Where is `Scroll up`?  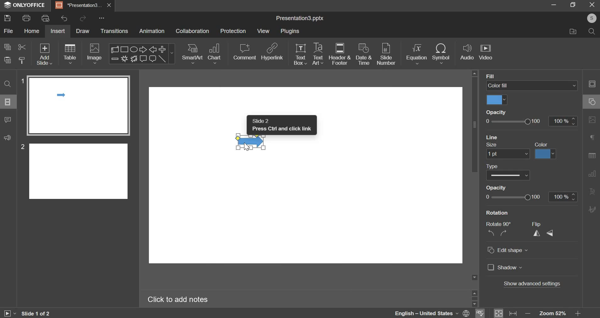 Scroll up is located at coordinates (474, 73).